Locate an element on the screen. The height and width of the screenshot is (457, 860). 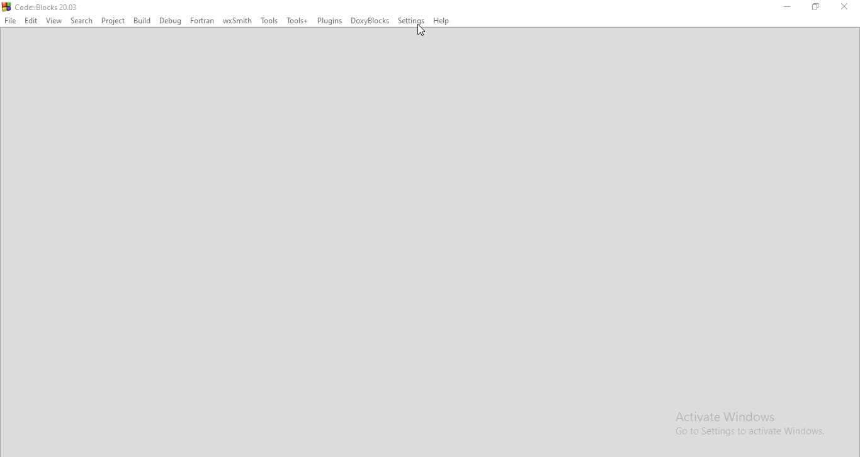
Activate Windows Go to settings to Activate Windows is located at coordinates (754, 426).